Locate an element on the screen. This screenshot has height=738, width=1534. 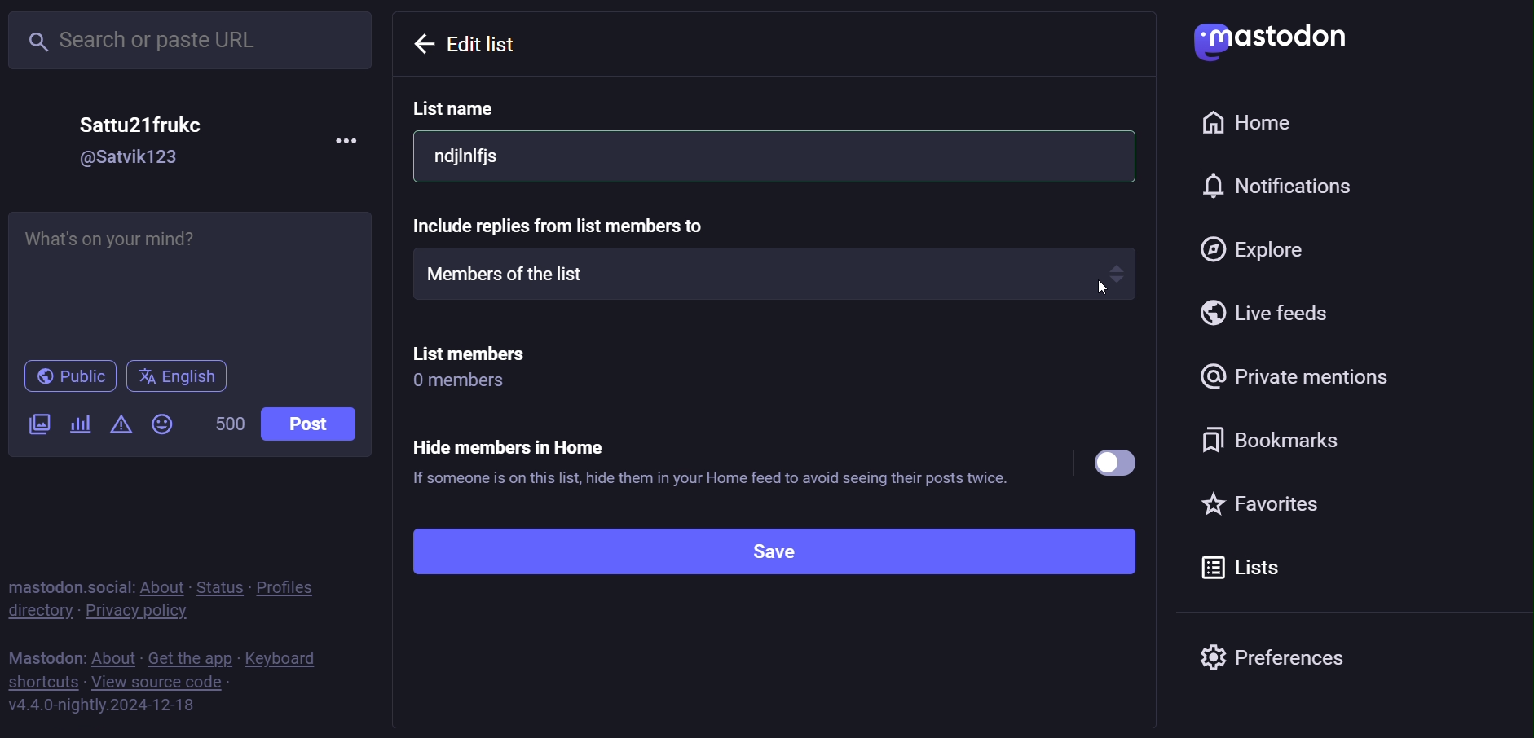
directory is located at coordinates (39, 611).